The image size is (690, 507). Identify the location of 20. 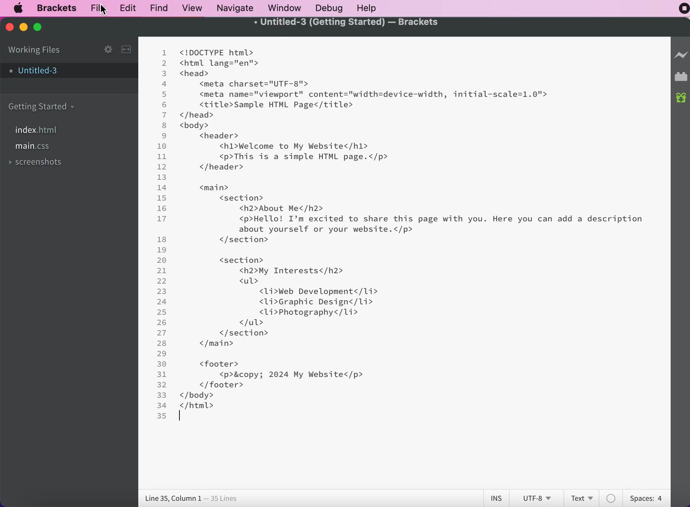
(162, 260).